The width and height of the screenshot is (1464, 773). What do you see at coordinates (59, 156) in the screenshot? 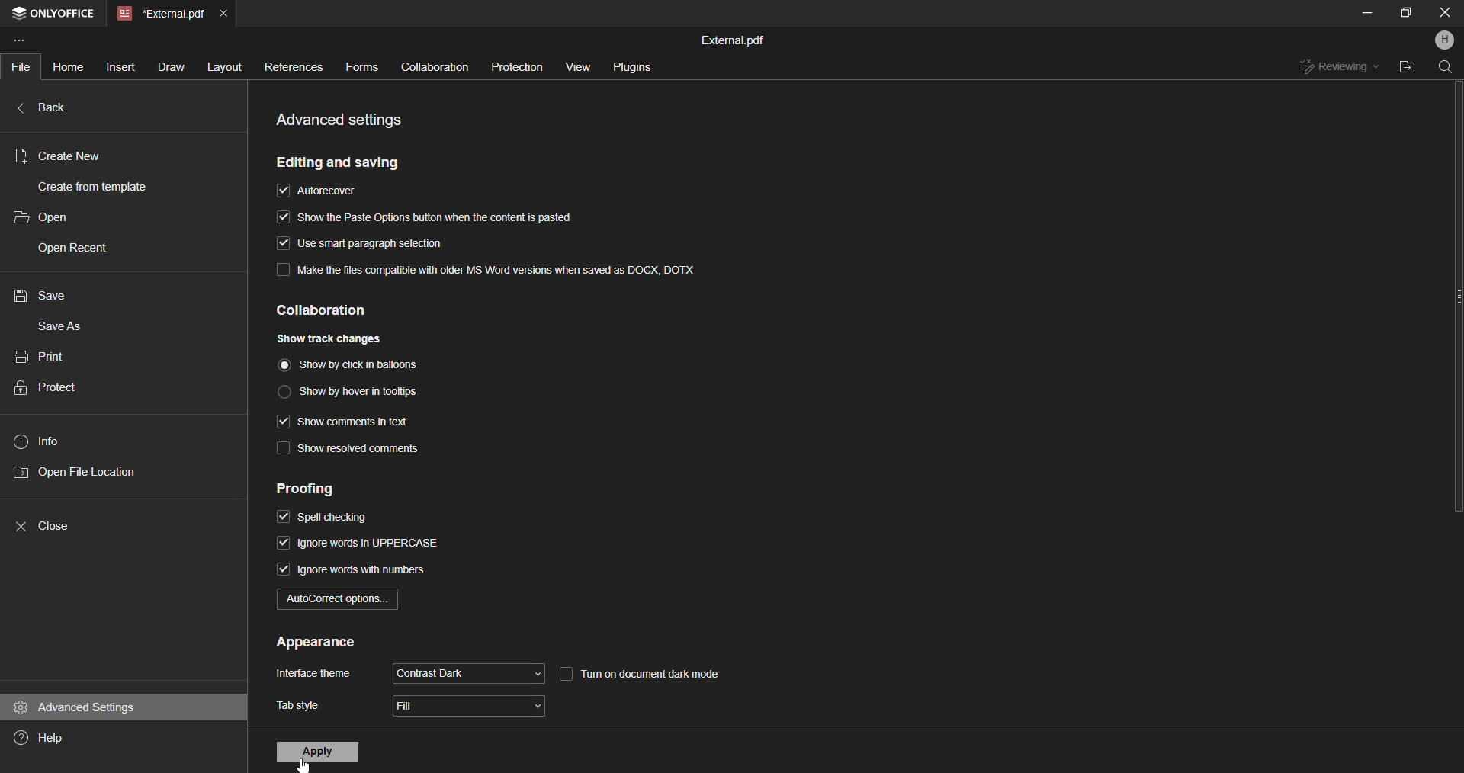
I see `Create new` at bounding box center [59, 156].